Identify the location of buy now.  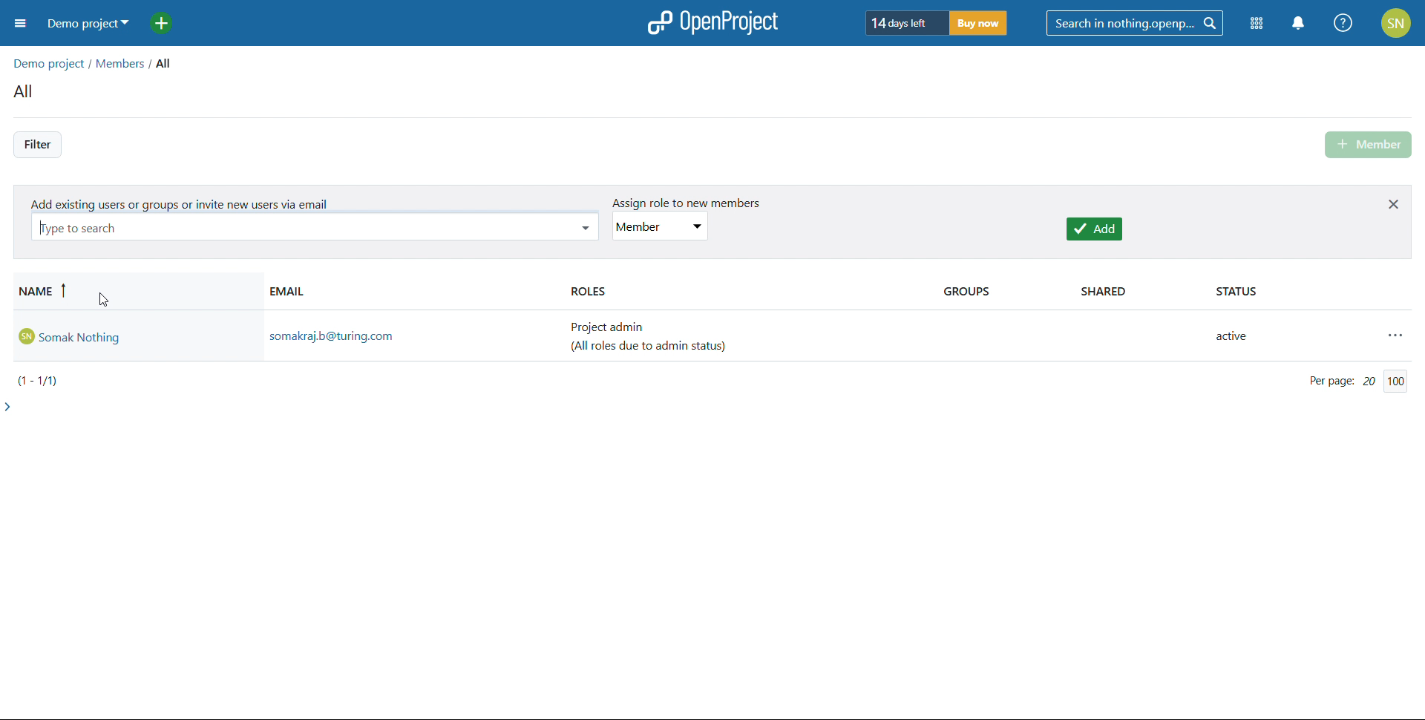
(979, 22).